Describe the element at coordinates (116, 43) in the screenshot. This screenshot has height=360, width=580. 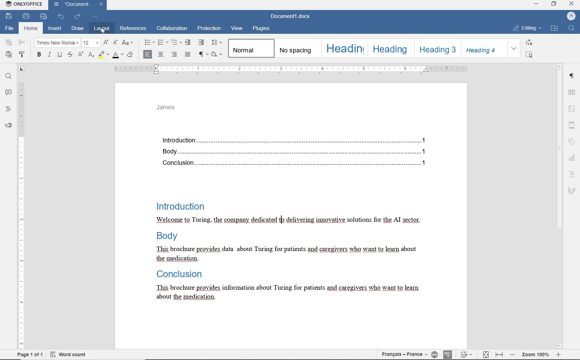
I see `decrement font size` at that location.